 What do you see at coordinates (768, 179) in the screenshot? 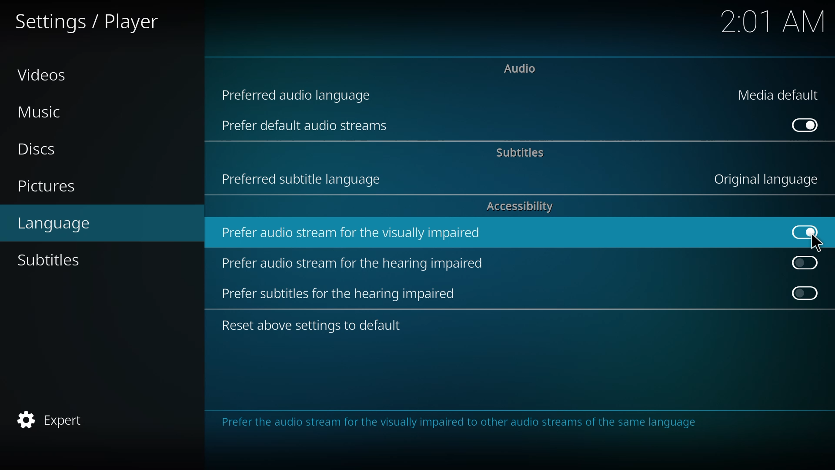
I see `language` at bounding box center [768, 179].